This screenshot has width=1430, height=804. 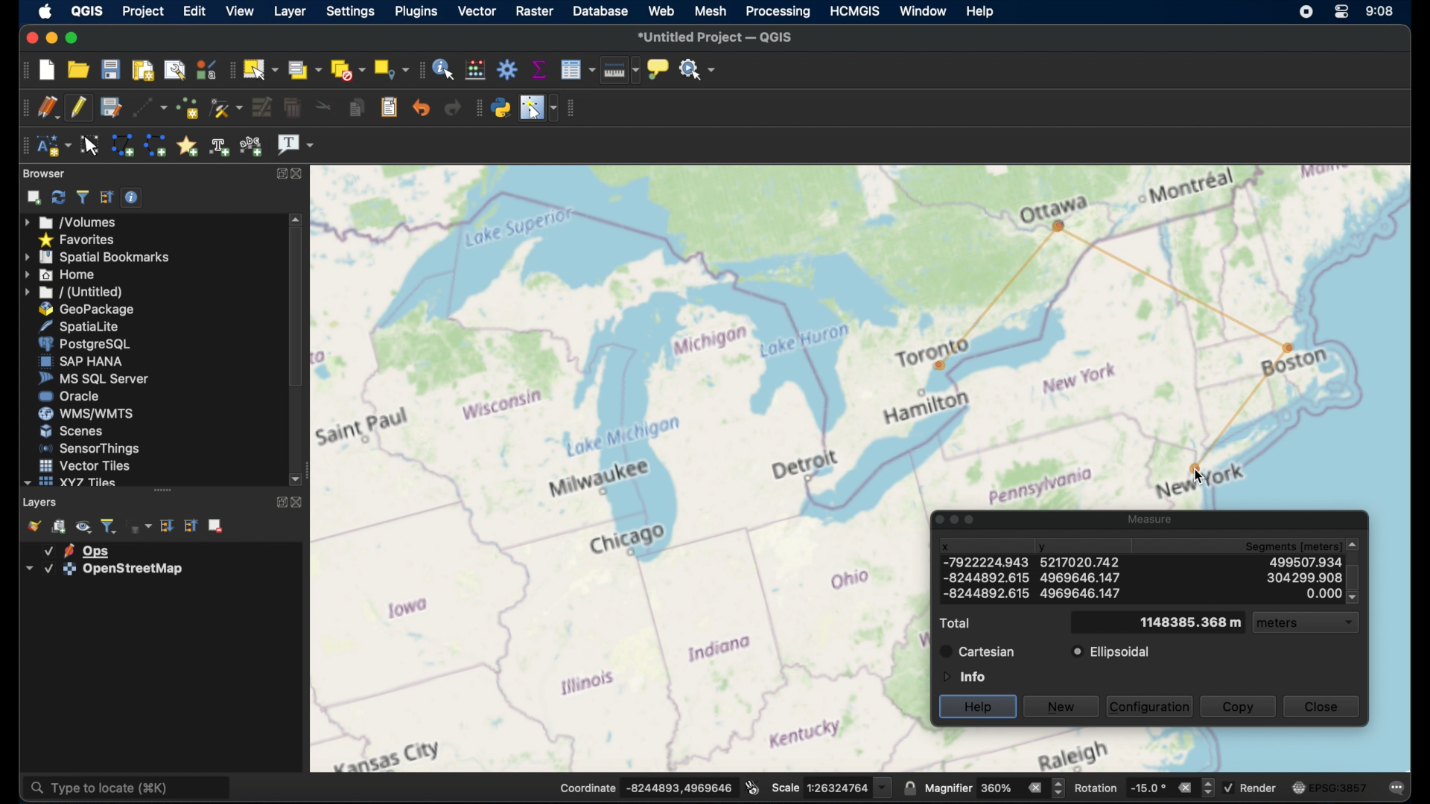 What do you see at coordinates (53, 146) in the screenshot?
I see `new annotation layer` at bounding box center [53, 146].